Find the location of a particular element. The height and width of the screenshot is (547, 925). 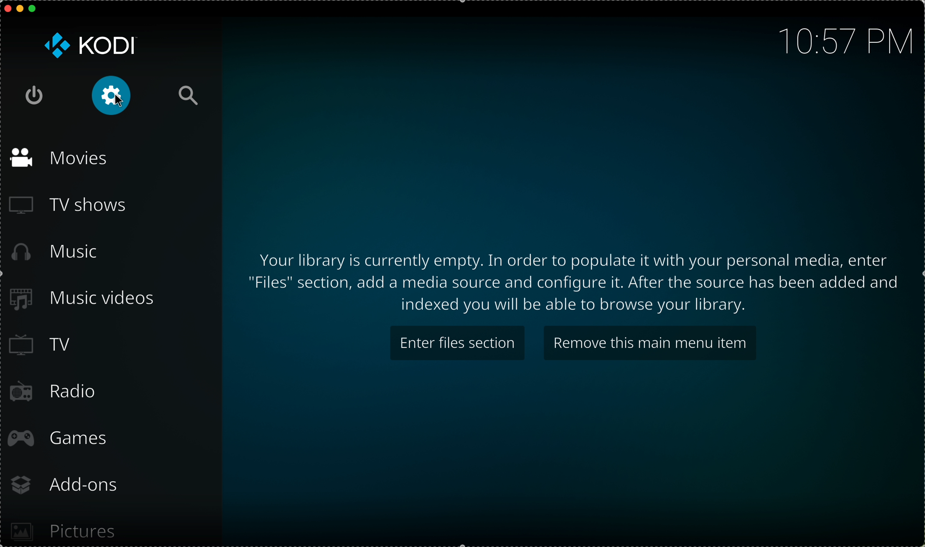

remove this main menu item is located at coordinates (649, 342).